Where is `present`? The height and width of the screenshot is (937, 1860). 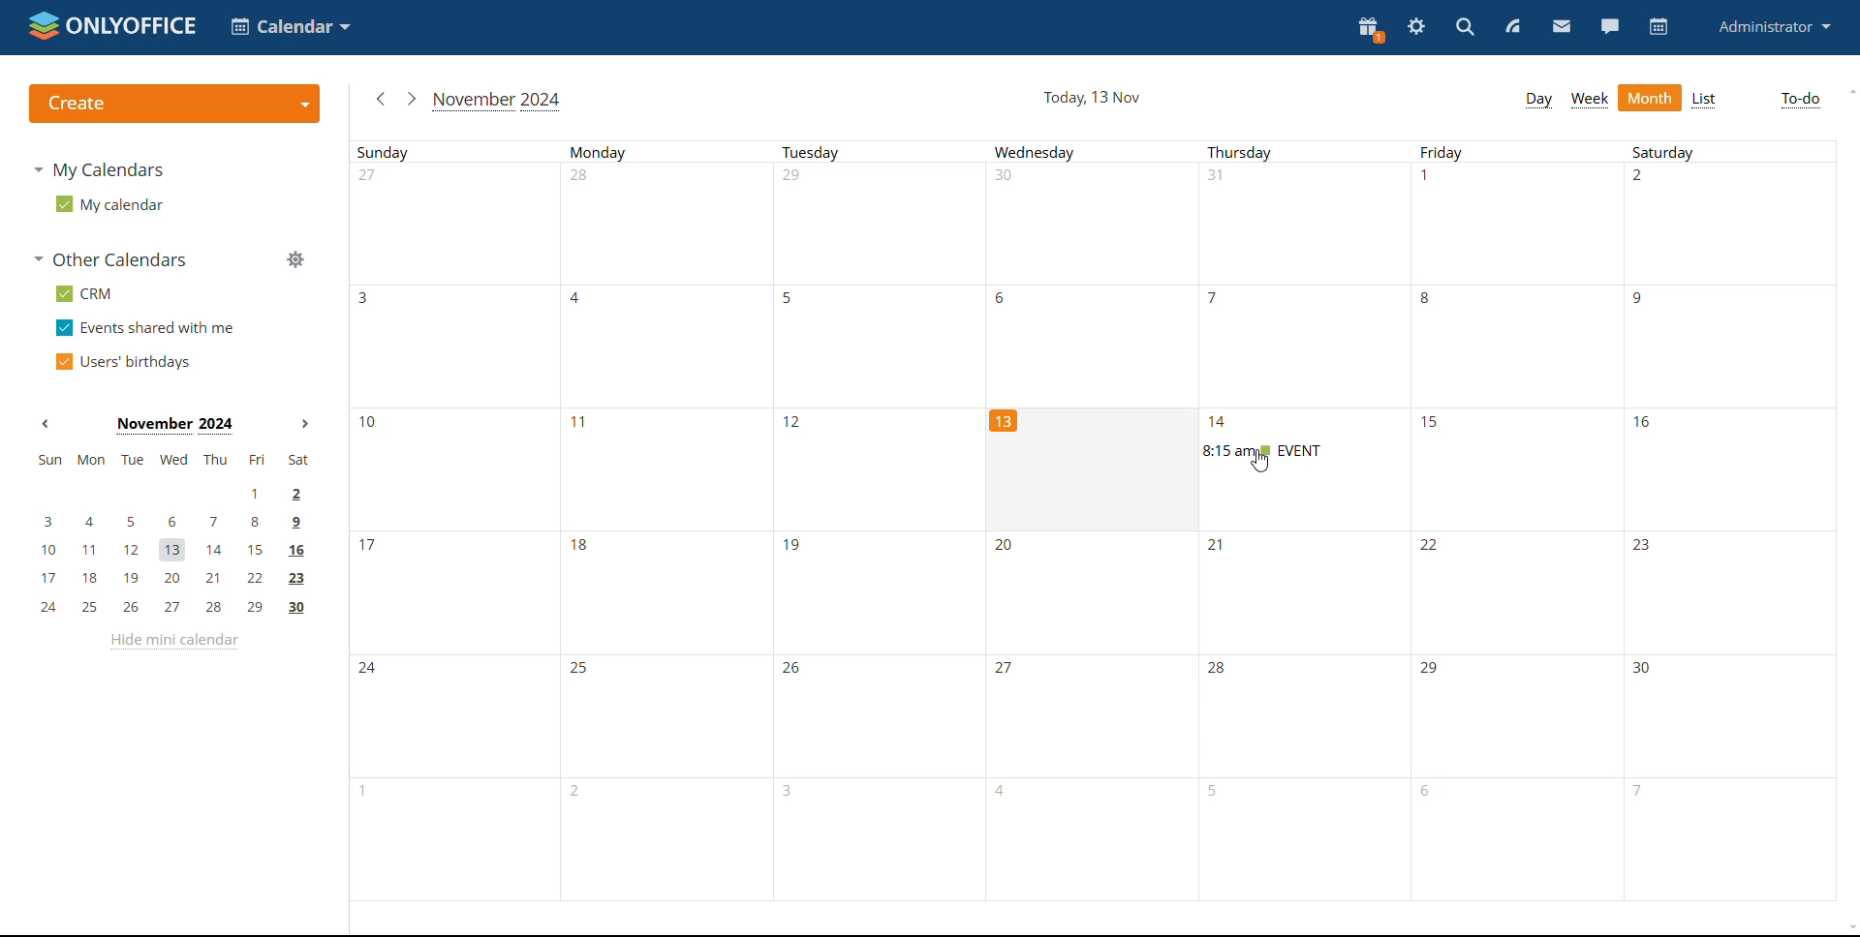 present is located at coordinates (1369, 31).